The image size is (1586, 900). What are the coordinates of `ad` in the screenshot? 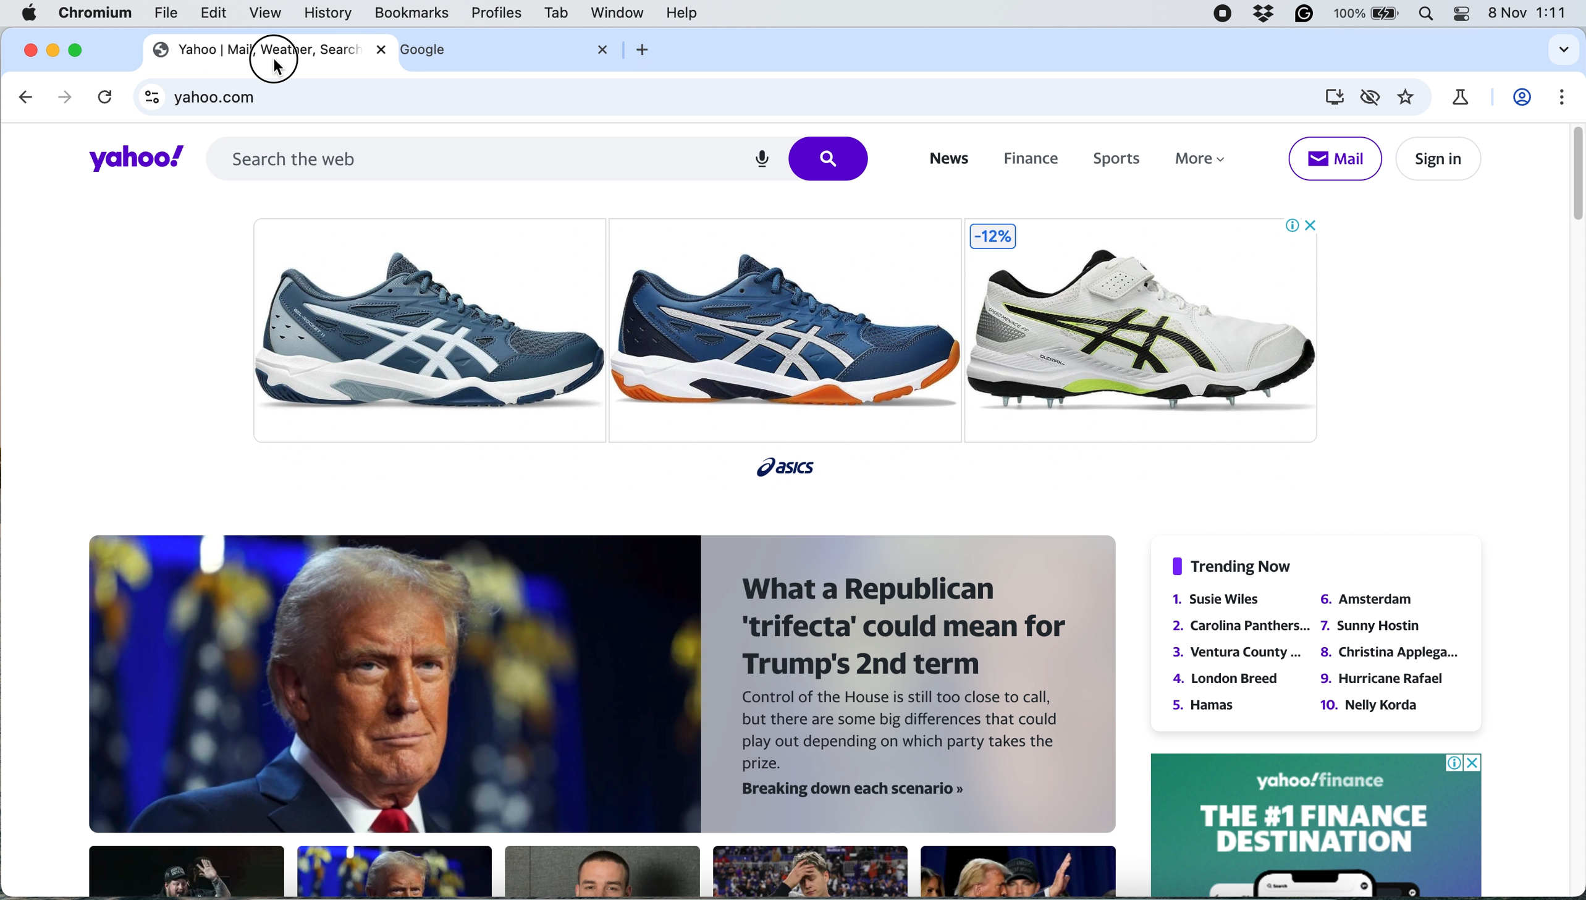 It's located at (795, 339).